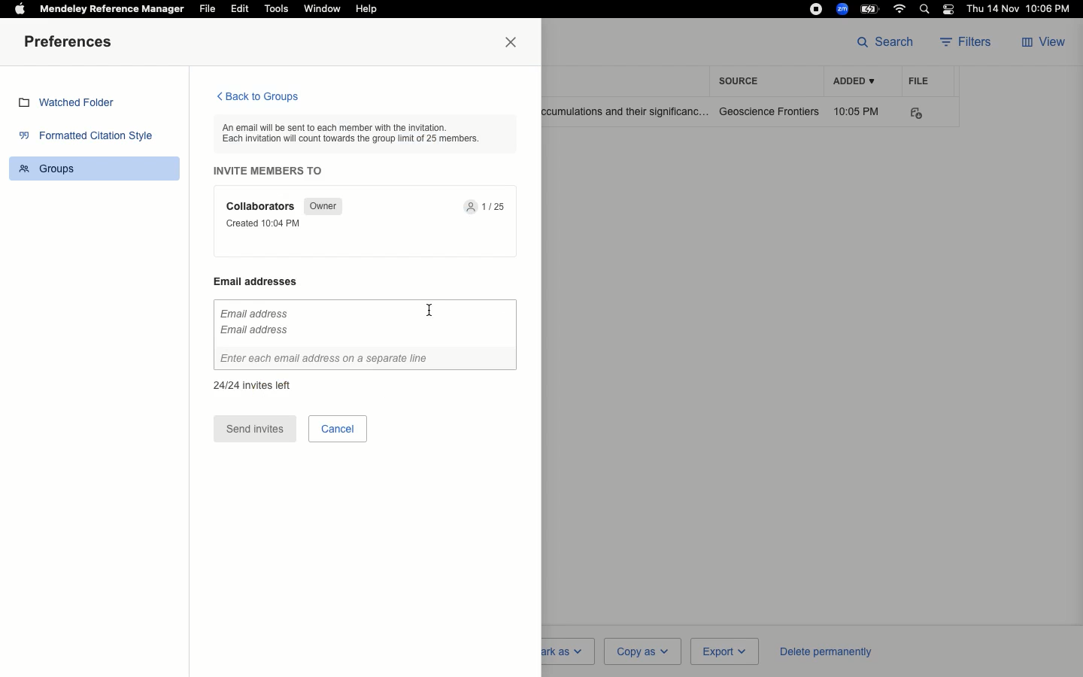  What do you see at coordinates (20, 8) in the screenshot?
I see `Apple logo` at bounding box center [20, 8].